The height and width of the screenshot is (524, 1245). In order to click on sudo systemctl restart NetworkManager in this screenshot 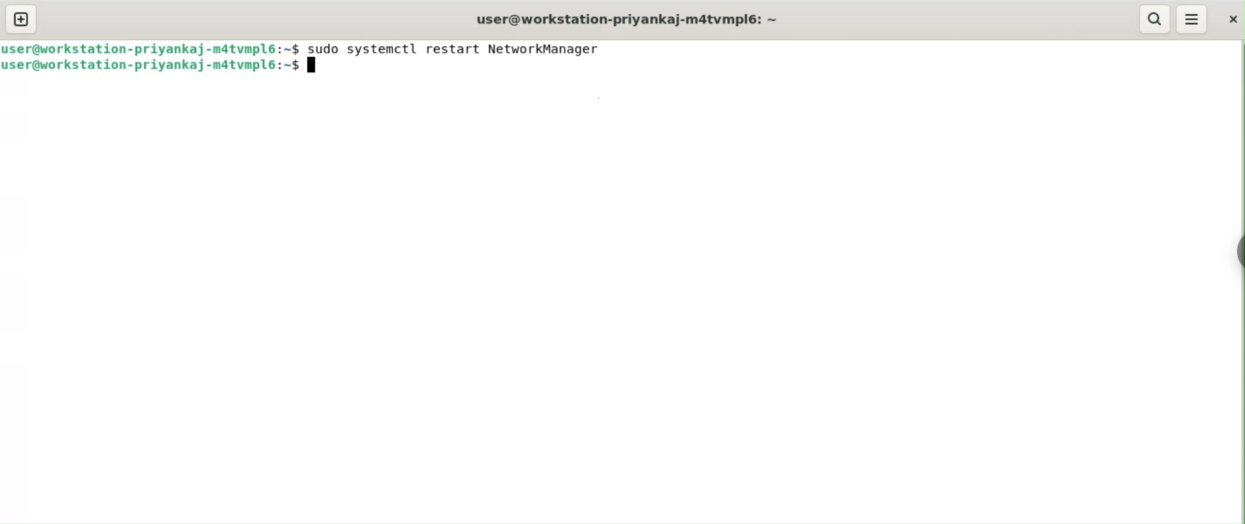, I will do `click(459, 49)`.